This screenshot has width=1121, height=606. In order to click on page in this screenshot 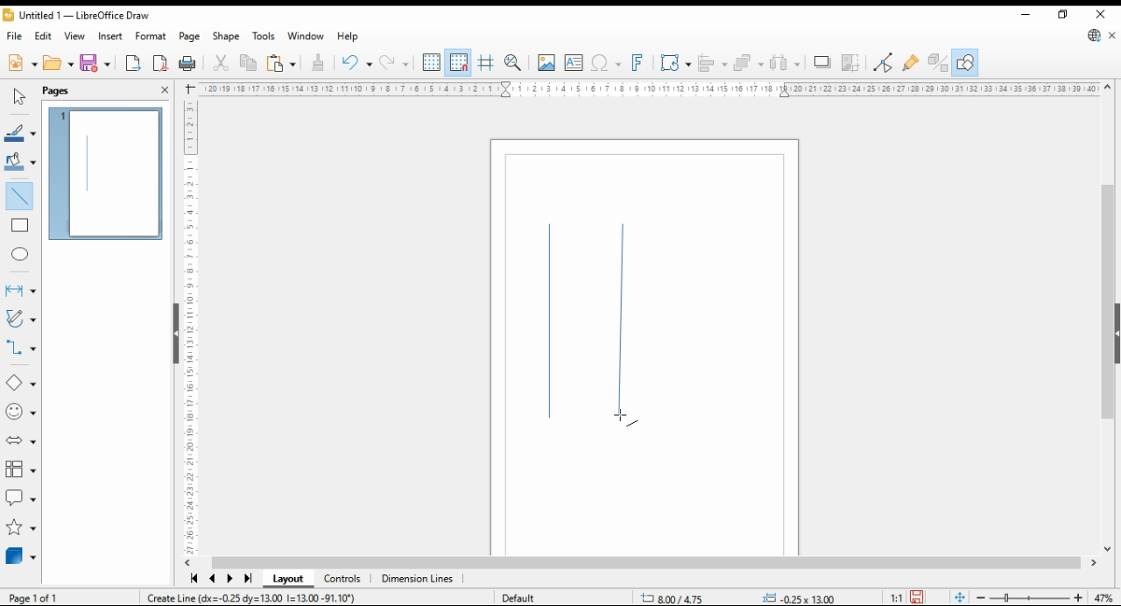, I will do `click(189, 37)`.